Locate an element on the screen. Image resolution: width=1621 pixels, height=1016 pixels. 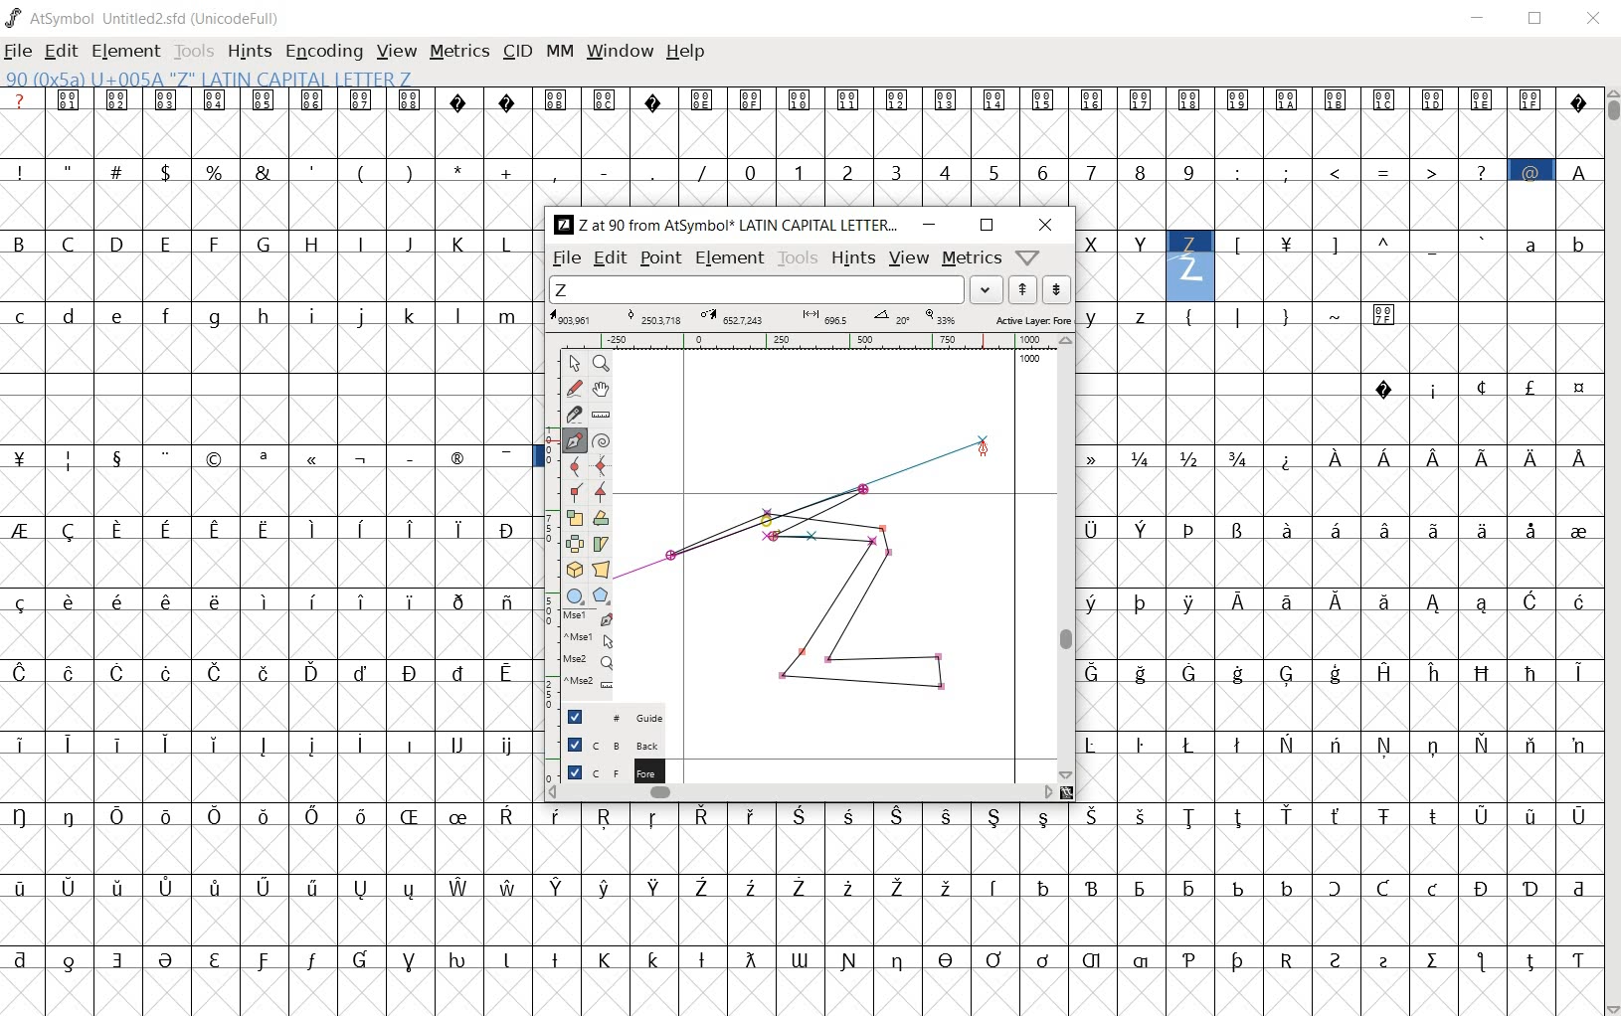
Add a corner point is located at coordinates (574, 491).